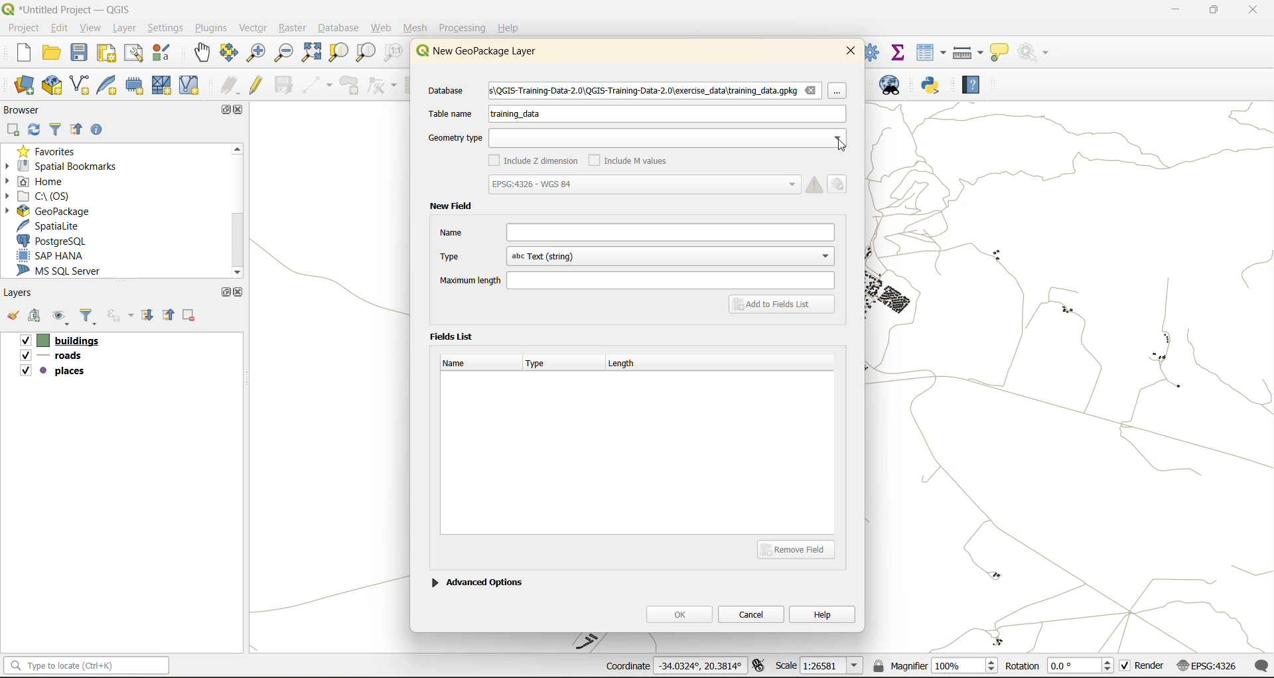  Describe the element at coordinates (25, 86) in the screenshot. I see `open data source manager` at that location.